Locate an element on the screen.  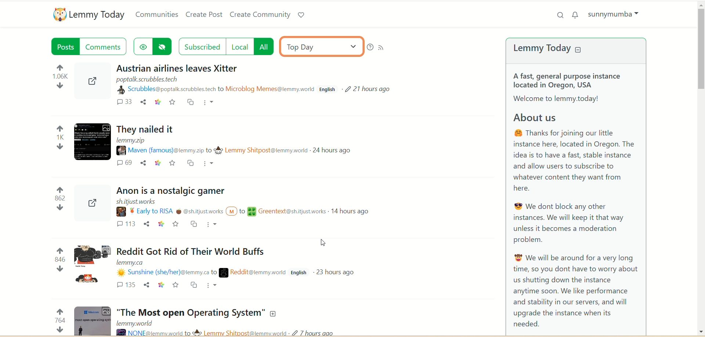
sunnymumba(account) is located at coordinates (616, 14).